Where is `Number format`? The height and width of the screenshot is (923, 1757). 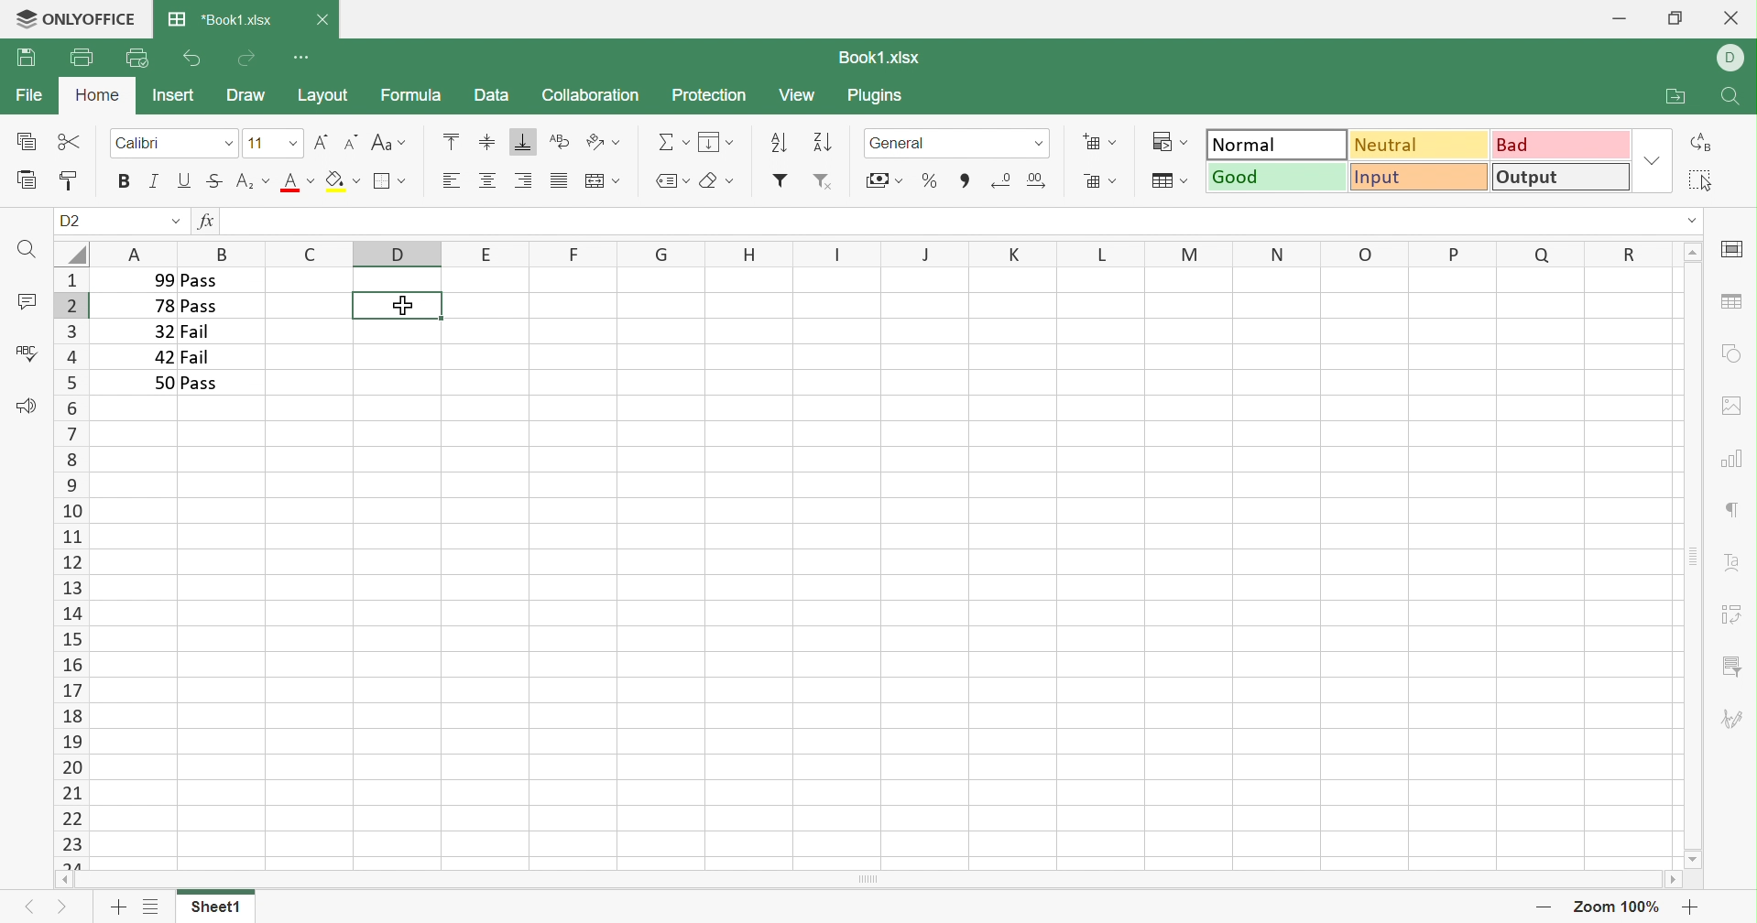
Number format is located at coordinates (955, 143).